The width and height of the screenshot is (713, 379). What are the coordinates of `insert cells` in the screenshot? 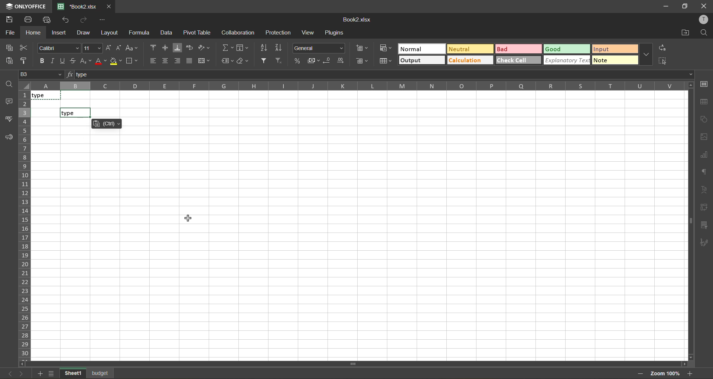 It's located at (362, 48).